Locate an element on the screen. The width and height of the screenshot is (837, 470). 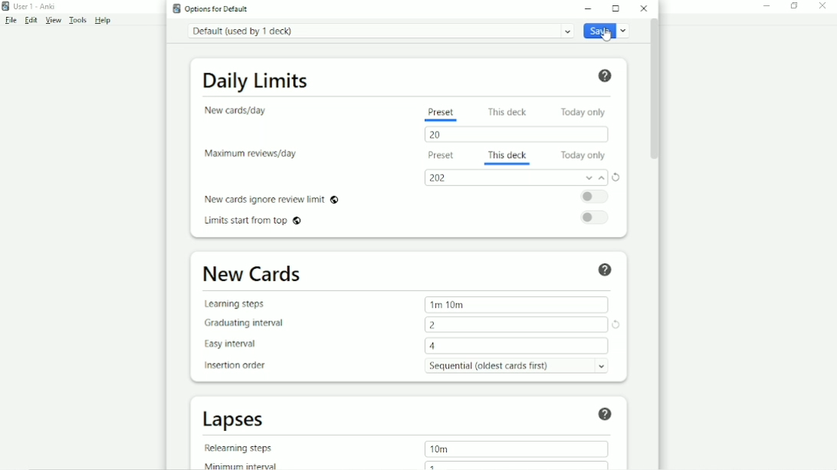
Help is located at coordinates (605, 75).